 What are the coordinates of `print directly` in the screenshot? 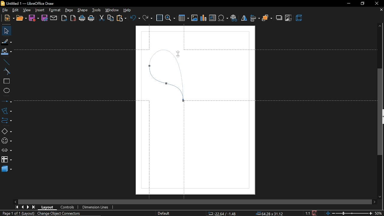 It's located at (82, 19).